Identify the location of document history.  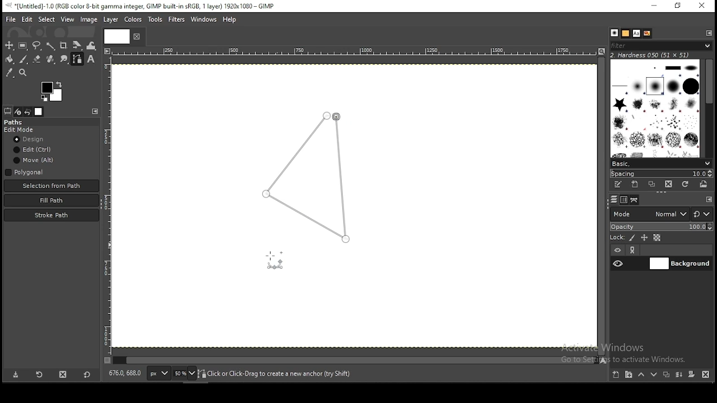
(646, 33).